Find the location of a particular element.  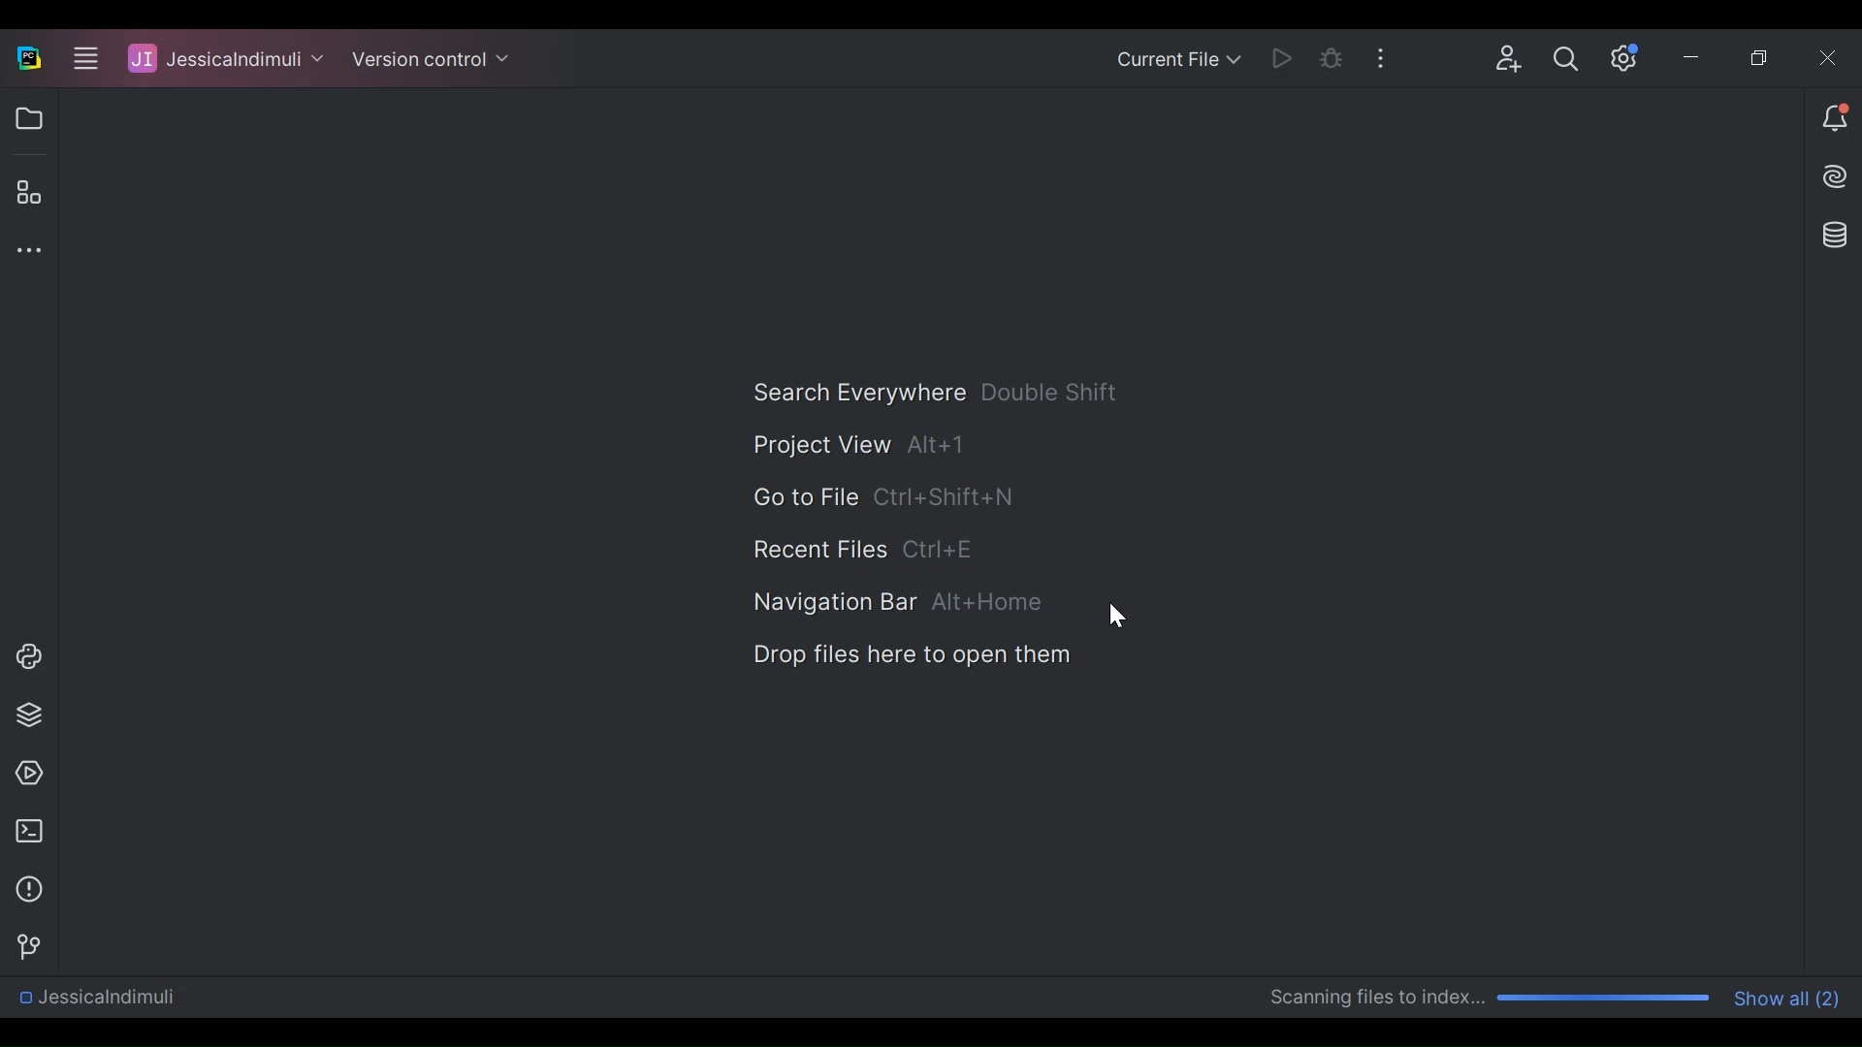

Settings is located at coordinates (1565, 57).